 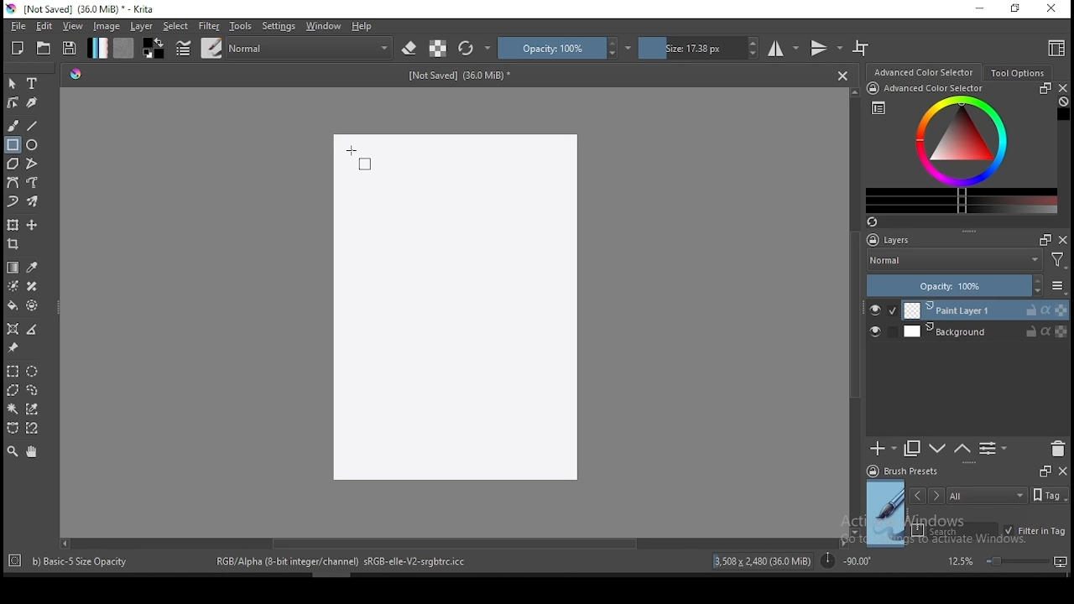 What do you see at coordinates (1045, 471) in the screenshot?
I see `Frames` at bounding box center [1045, 471].